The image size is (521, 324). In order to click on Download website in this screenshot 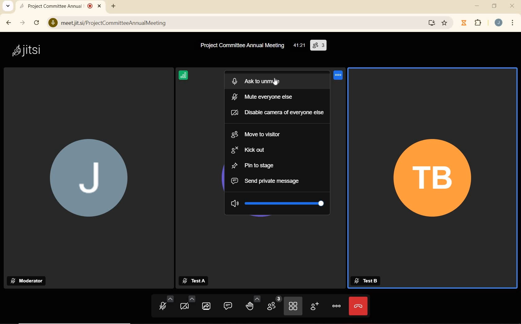, I will do `click(431, 23)`.